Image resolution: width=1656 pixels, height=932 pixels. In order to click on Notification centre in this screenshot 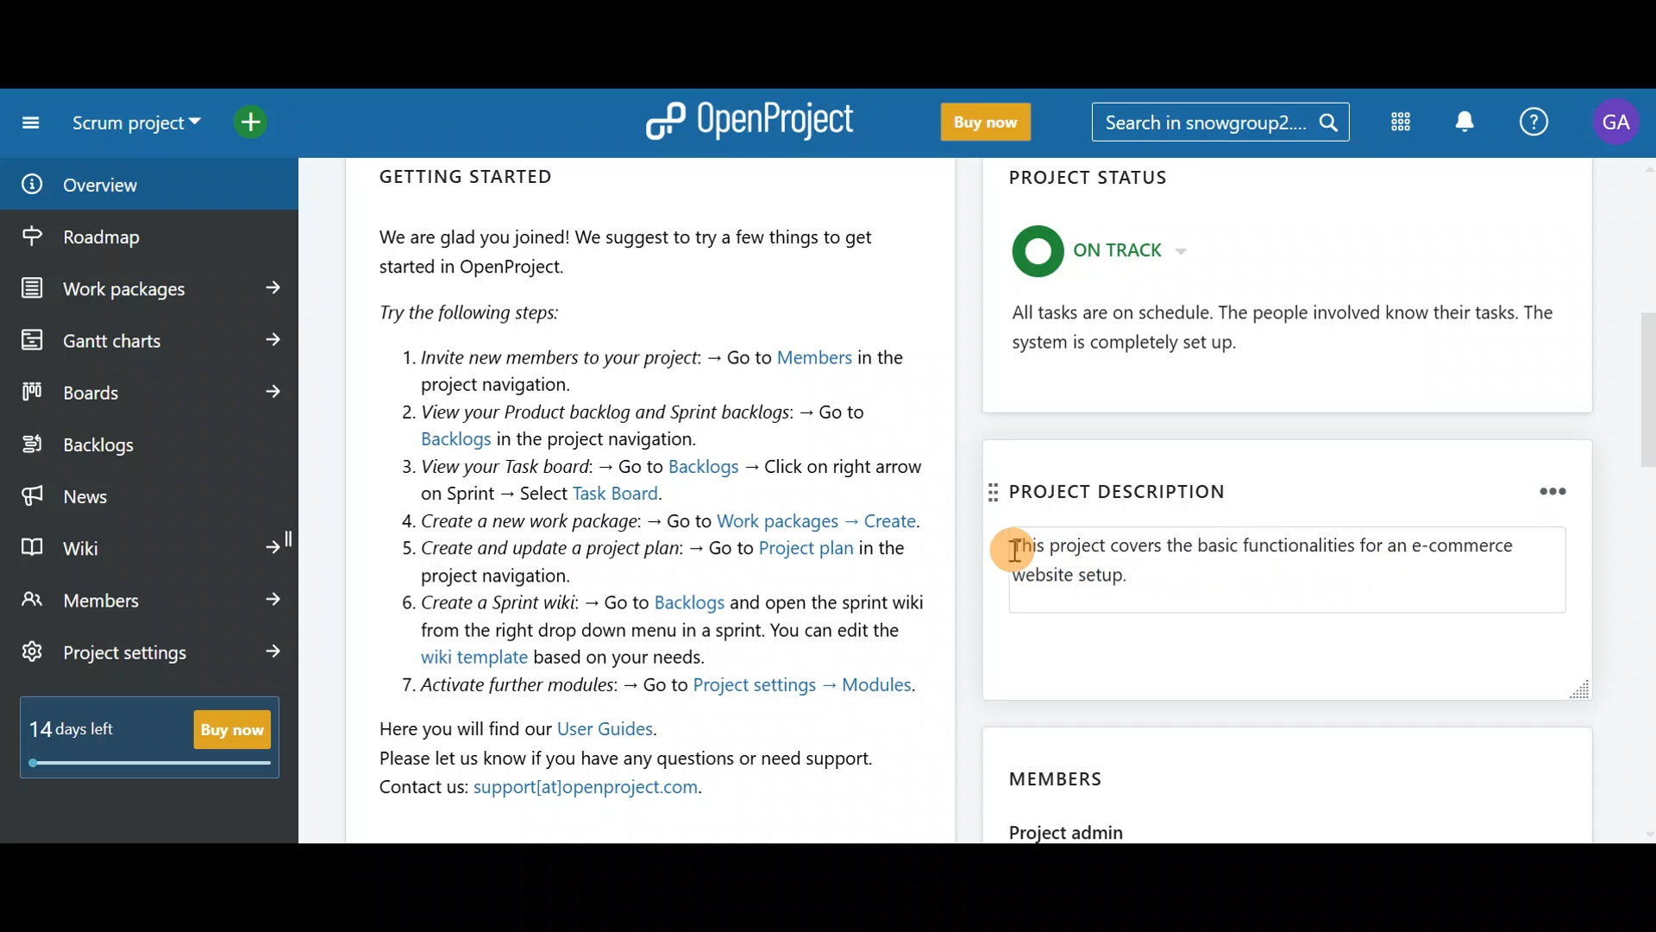, I will do `click(1460, 121)`.